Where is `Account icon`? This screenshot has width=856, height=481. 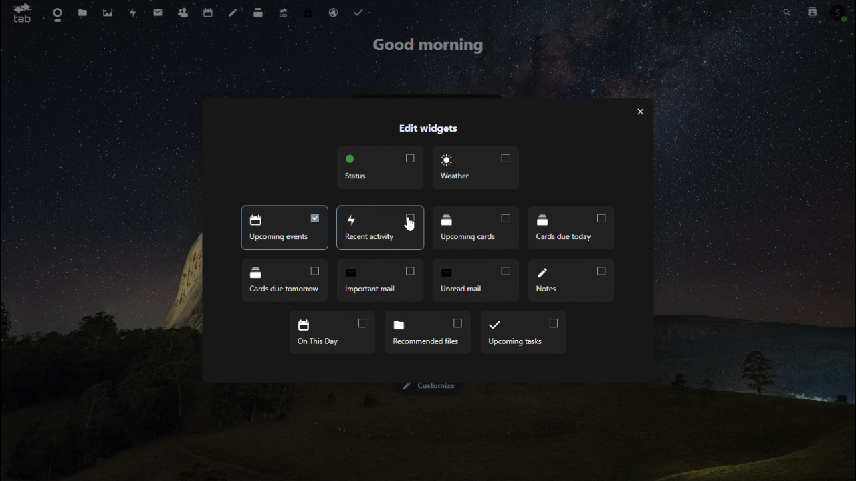
Account icon is located at coordinates (839, 11).